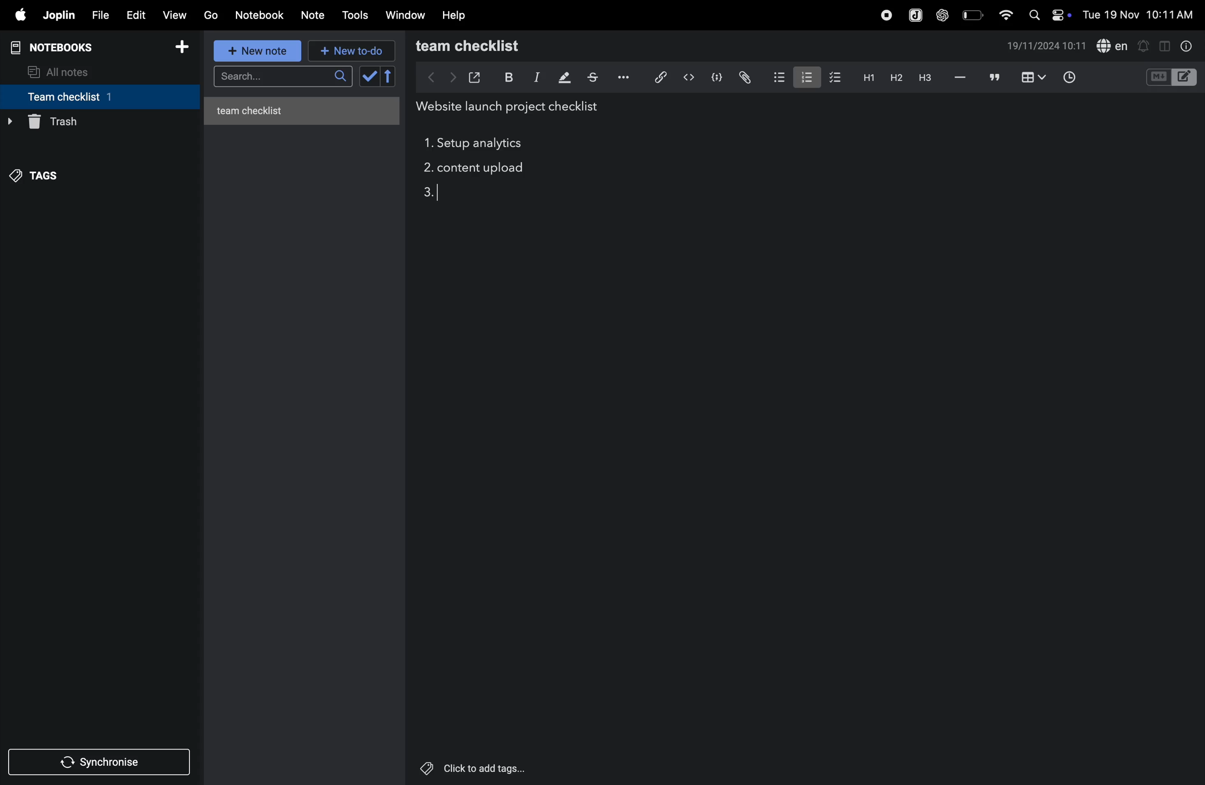 The width and height of the screenshot is (1205, 785). What do you see at coordinates (484, 144) in the screenshot?
I see `setup analytics` at bounding box center [484, 144].